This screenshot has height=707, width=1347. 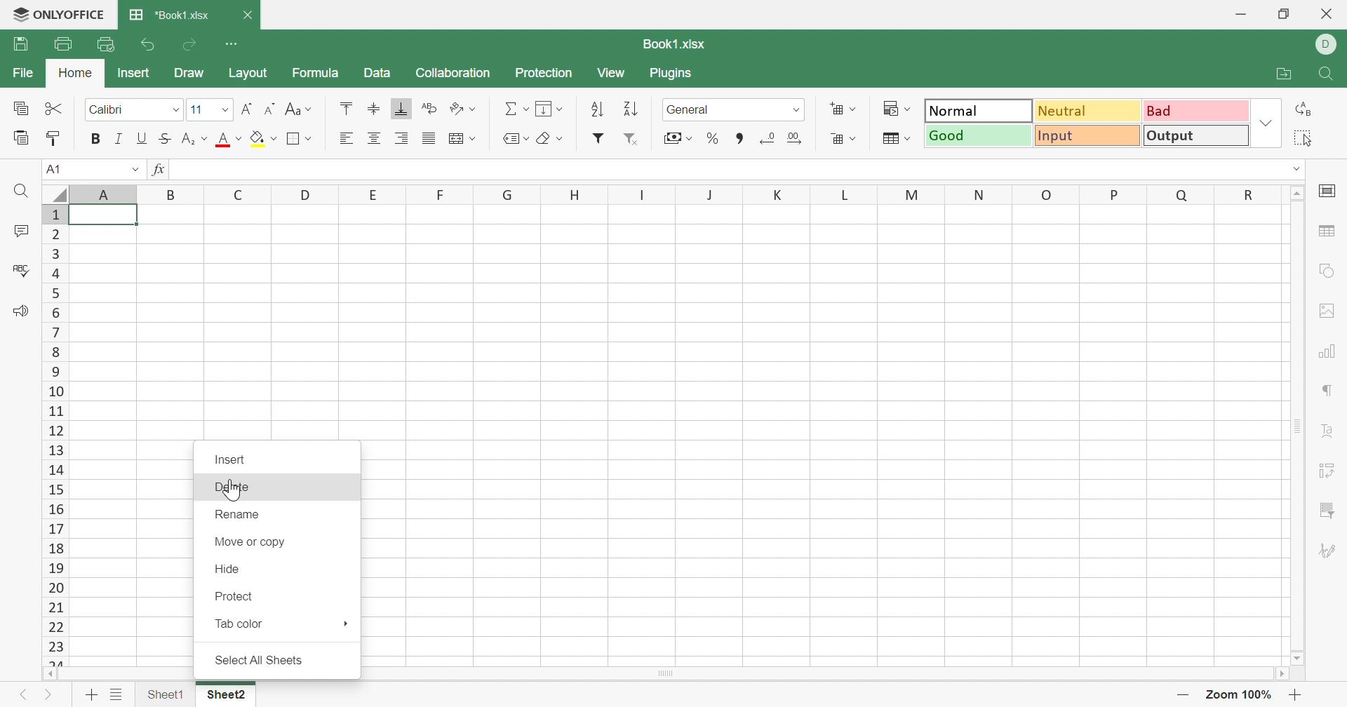 I want to click on next, so click(x=49, y=693).